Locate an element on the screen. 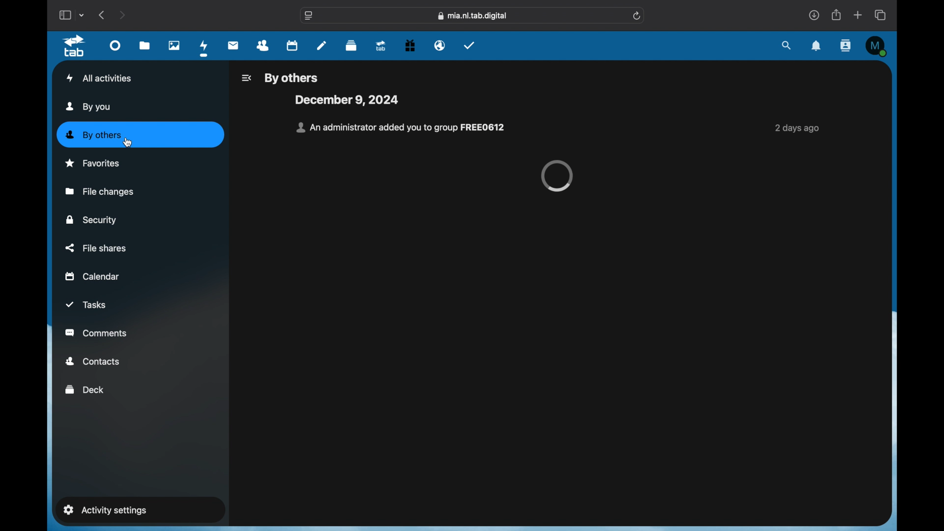 This screenshot has width=944, height=531. december 9, 2024 is located at coordinates (346, 100).